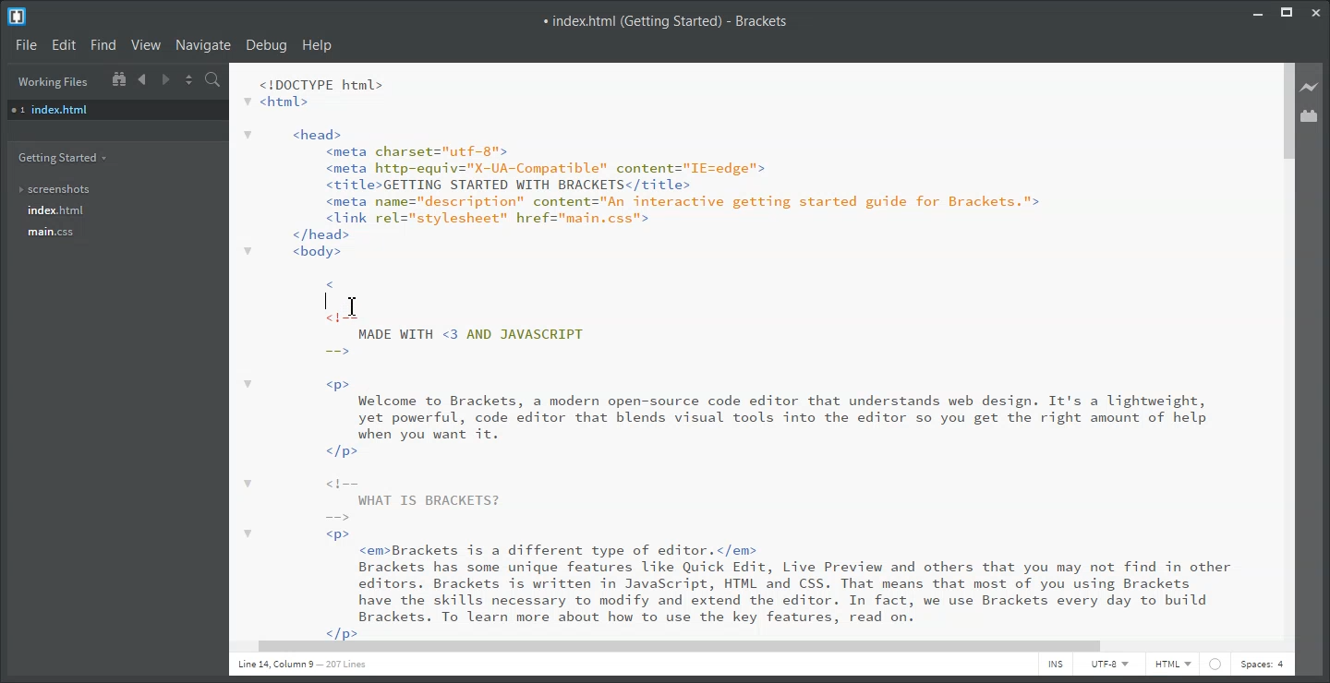 The width and height of the screenshot is (1330, 683). I want to click on Text Cursor, so click(324, 300).